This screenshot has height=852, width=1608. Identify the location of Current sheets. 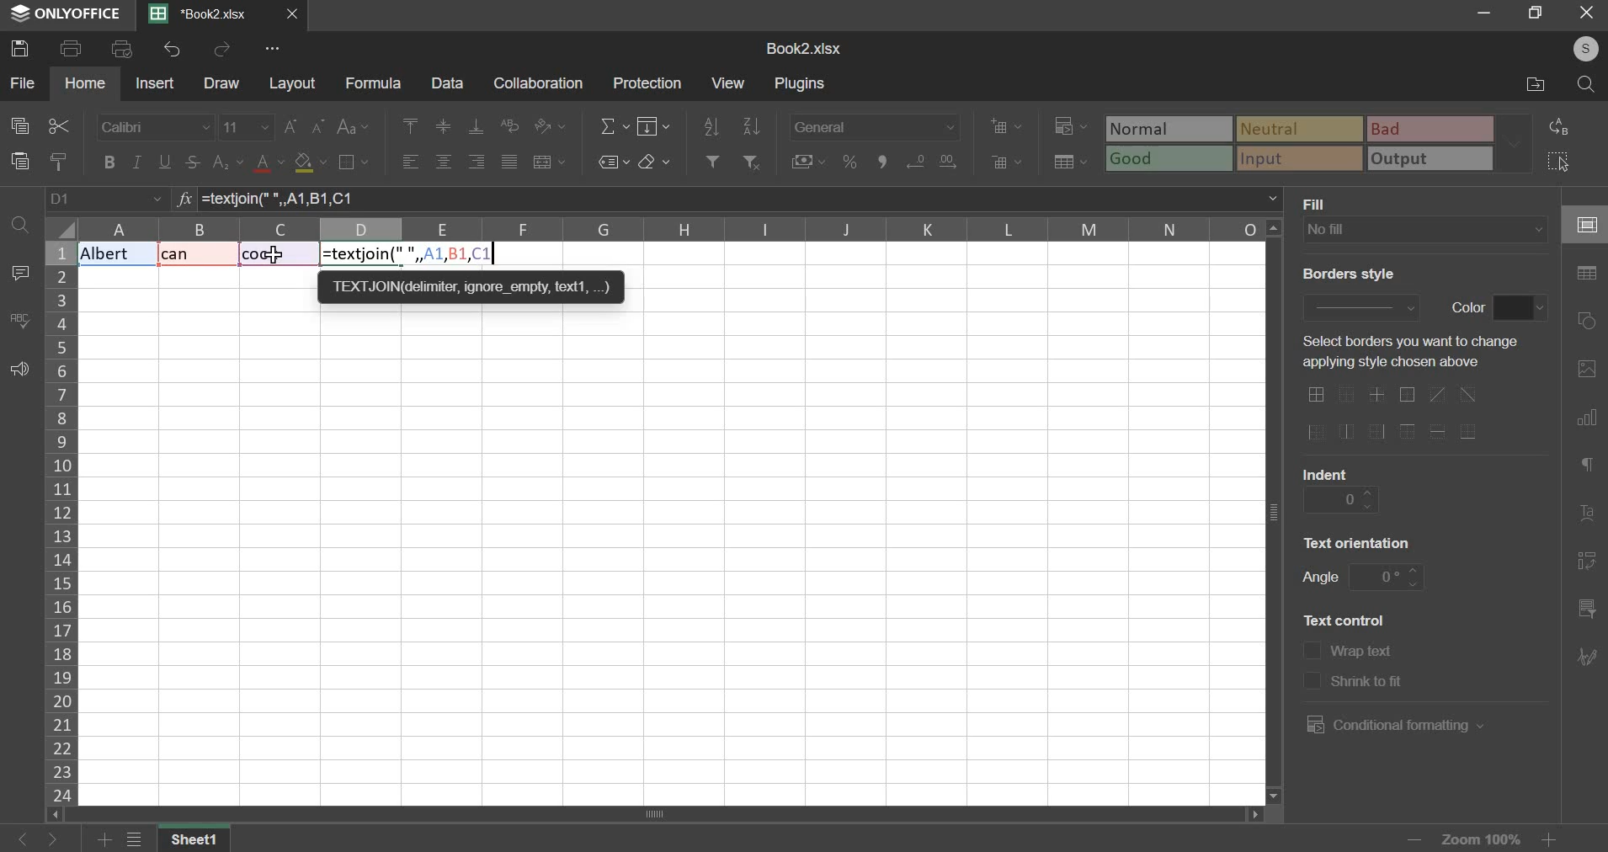
(206, 14).